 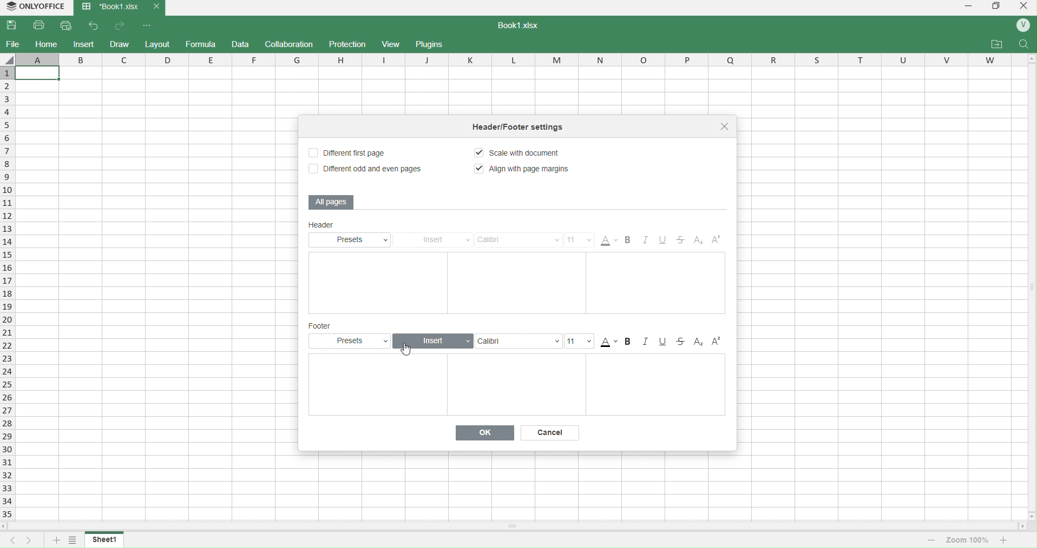 I want to click on Calibri, so click(x=519, y=240).